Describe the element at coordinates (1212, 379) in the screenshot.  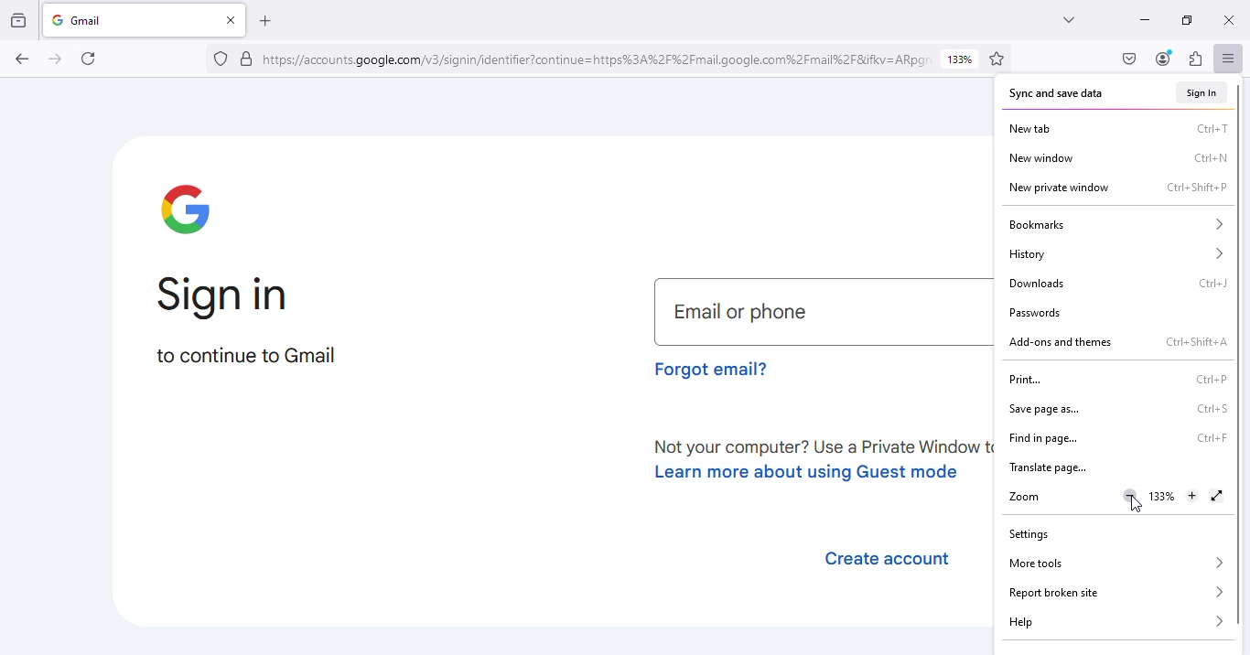
I see `shortcut for print` at that location.